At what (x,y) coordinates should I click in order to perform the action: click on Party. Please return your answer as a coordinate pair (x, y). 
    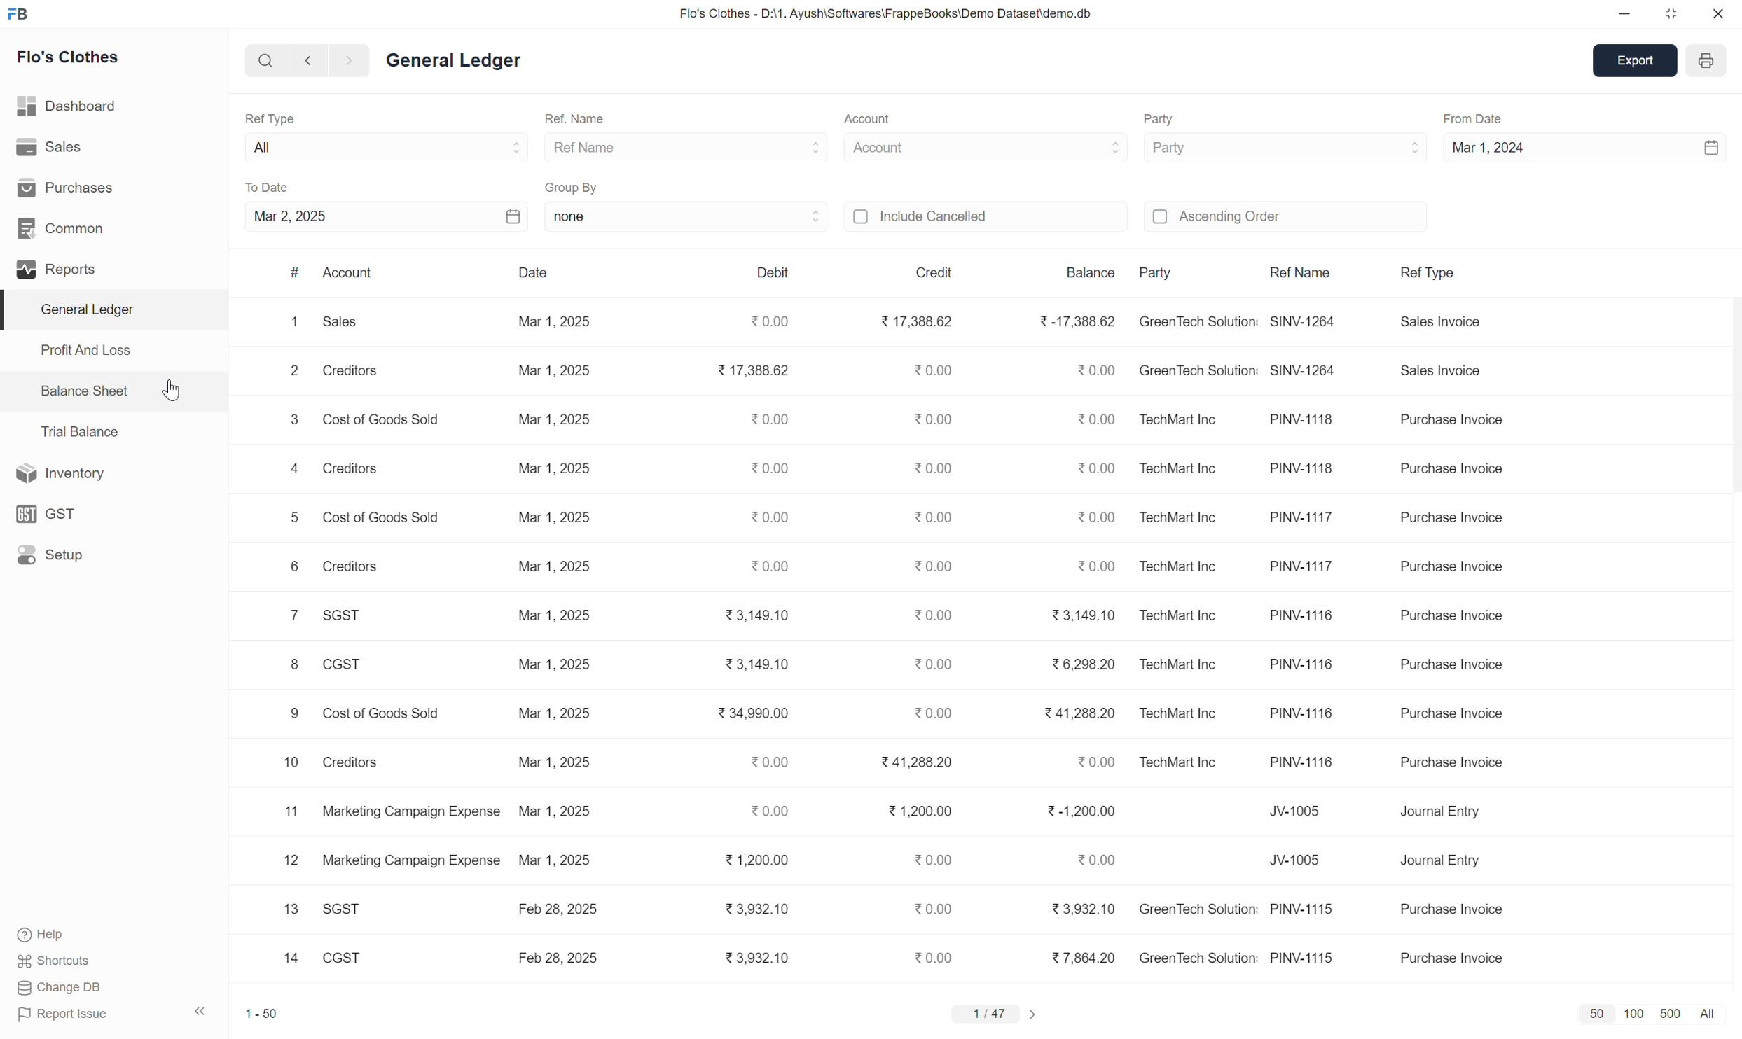
    Looking at the image, I should click on (1284, 146).